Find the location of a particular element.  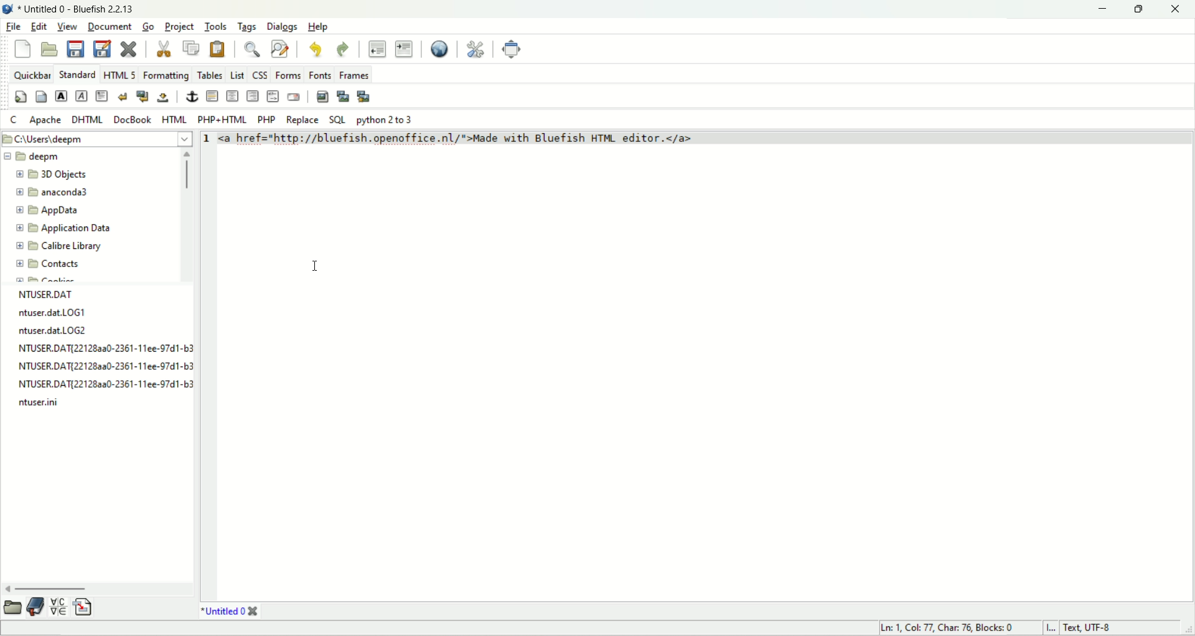

ln, col, char, blocks is located at coordinates (943, 629).